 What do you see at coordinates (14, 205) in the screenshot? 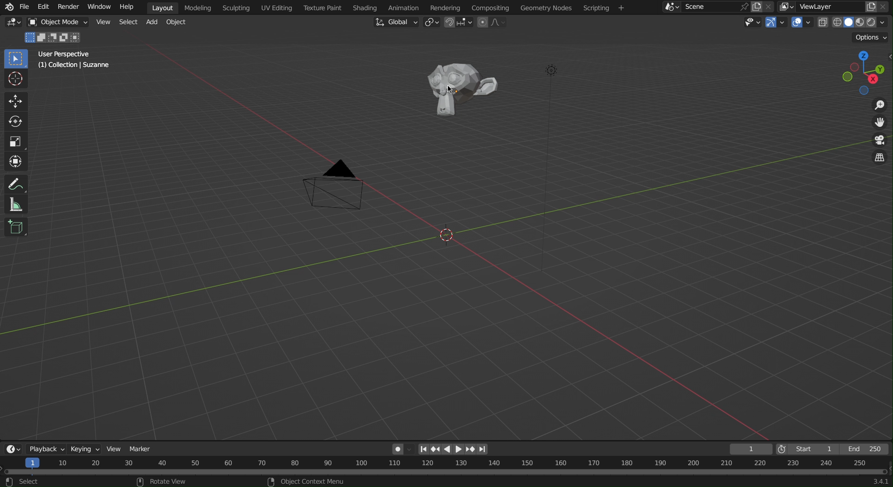
I see `Measure` at bounding box center [14, 205].